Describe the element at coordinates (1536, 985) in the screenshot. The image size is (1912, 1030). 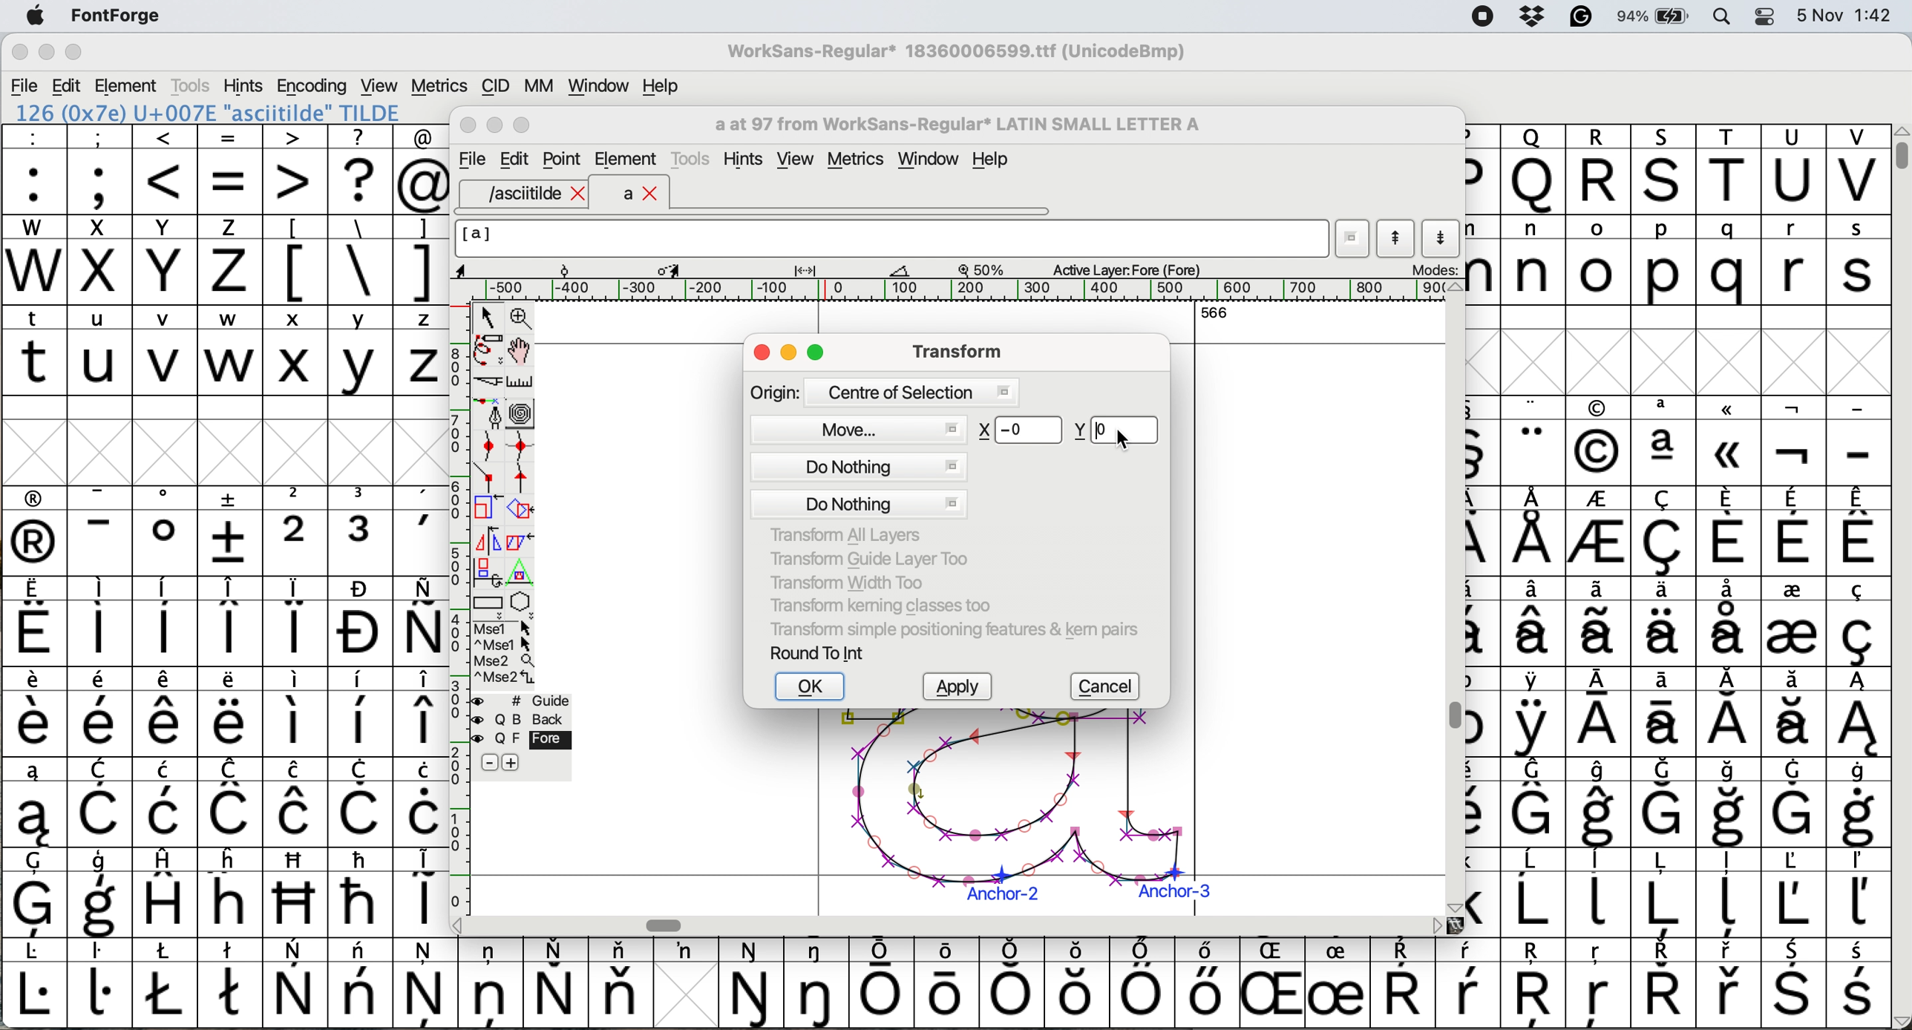
I see `` at that location.